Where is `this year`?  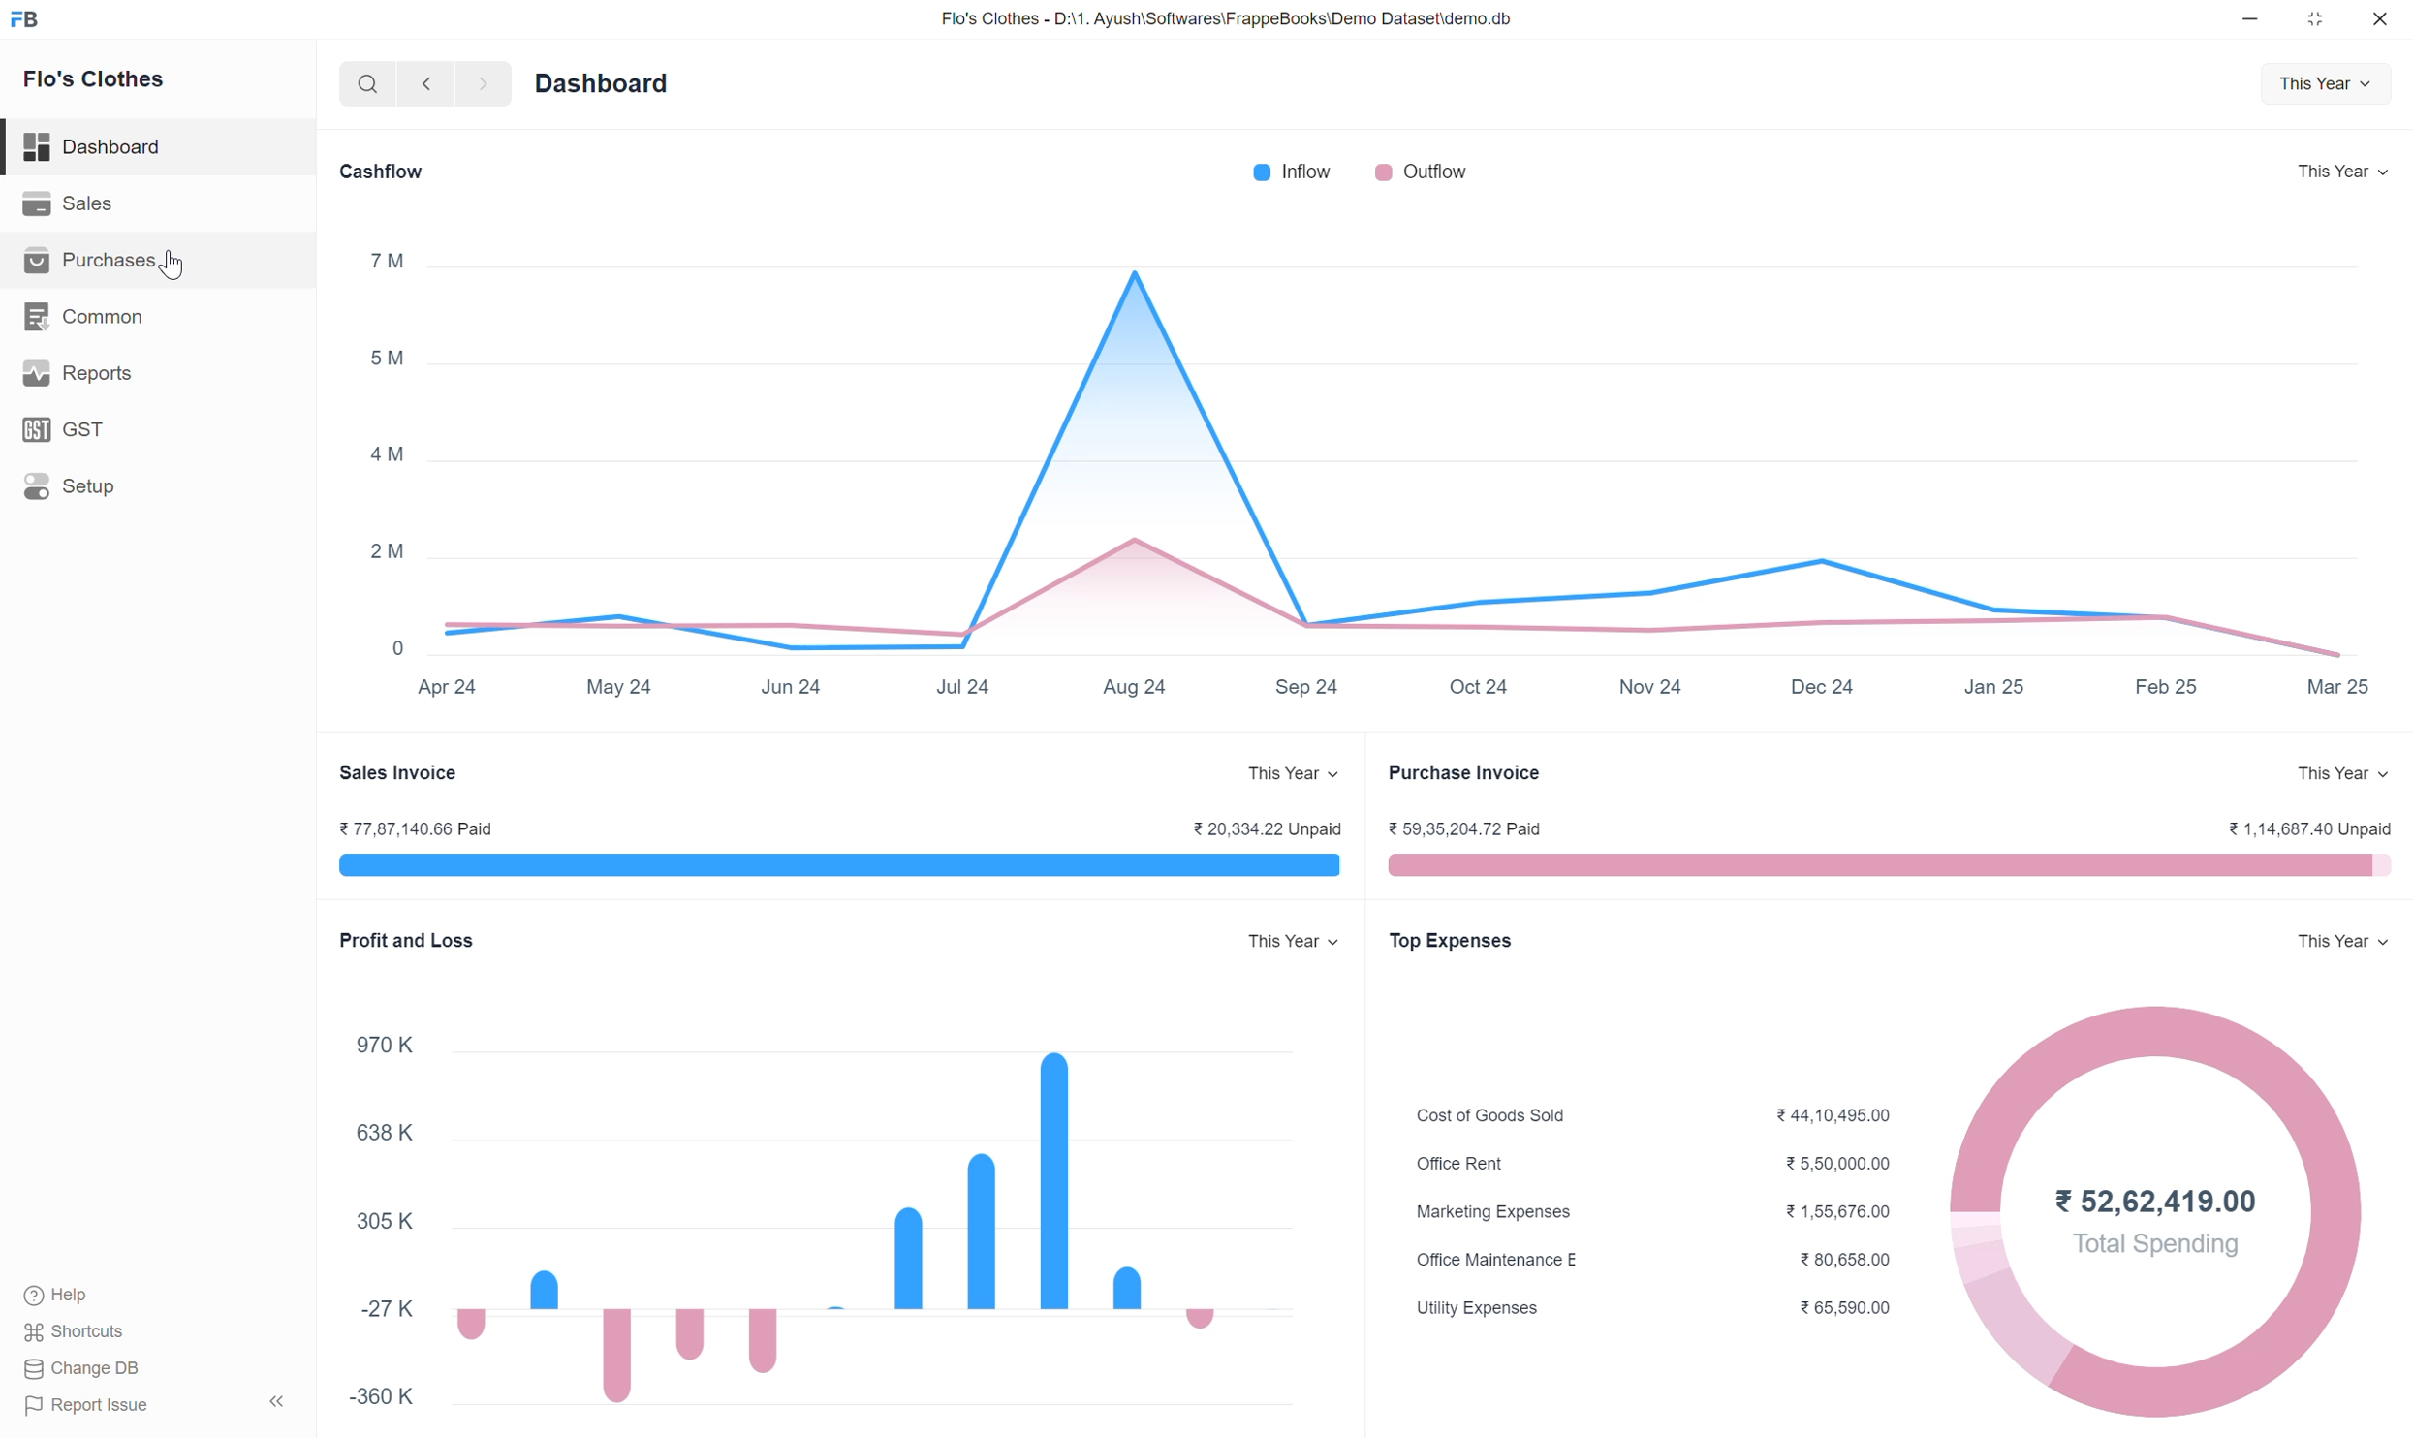
this year is located at coordinates (1293, 942).